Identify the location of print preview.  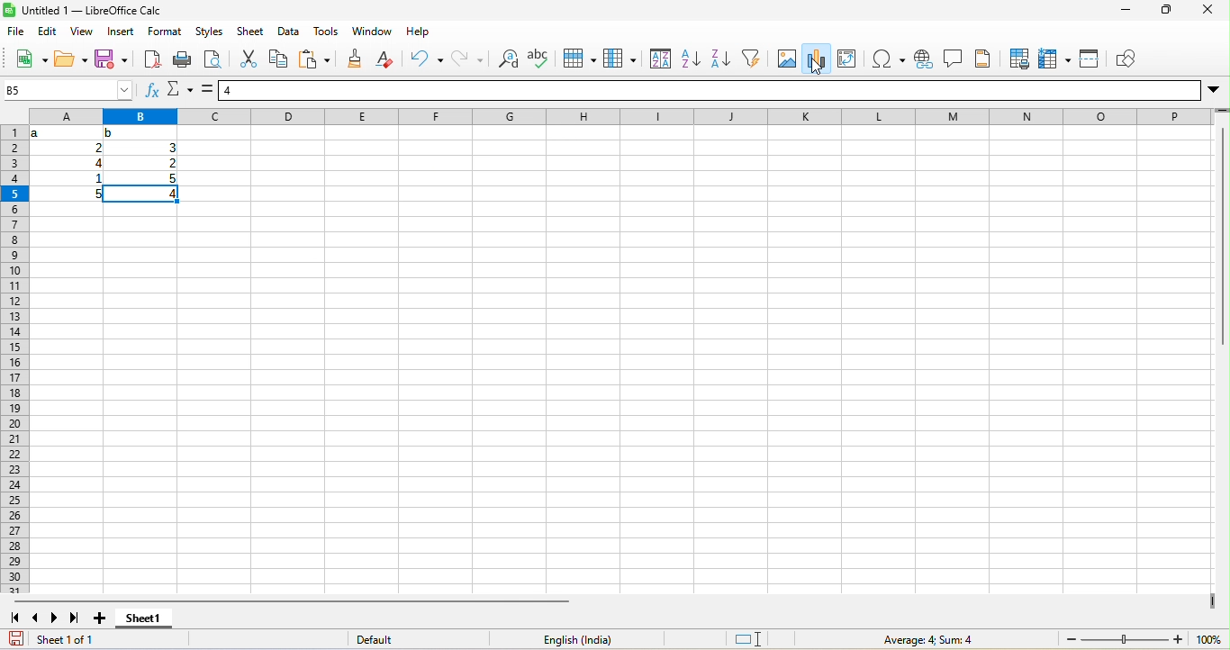
(213, 58).